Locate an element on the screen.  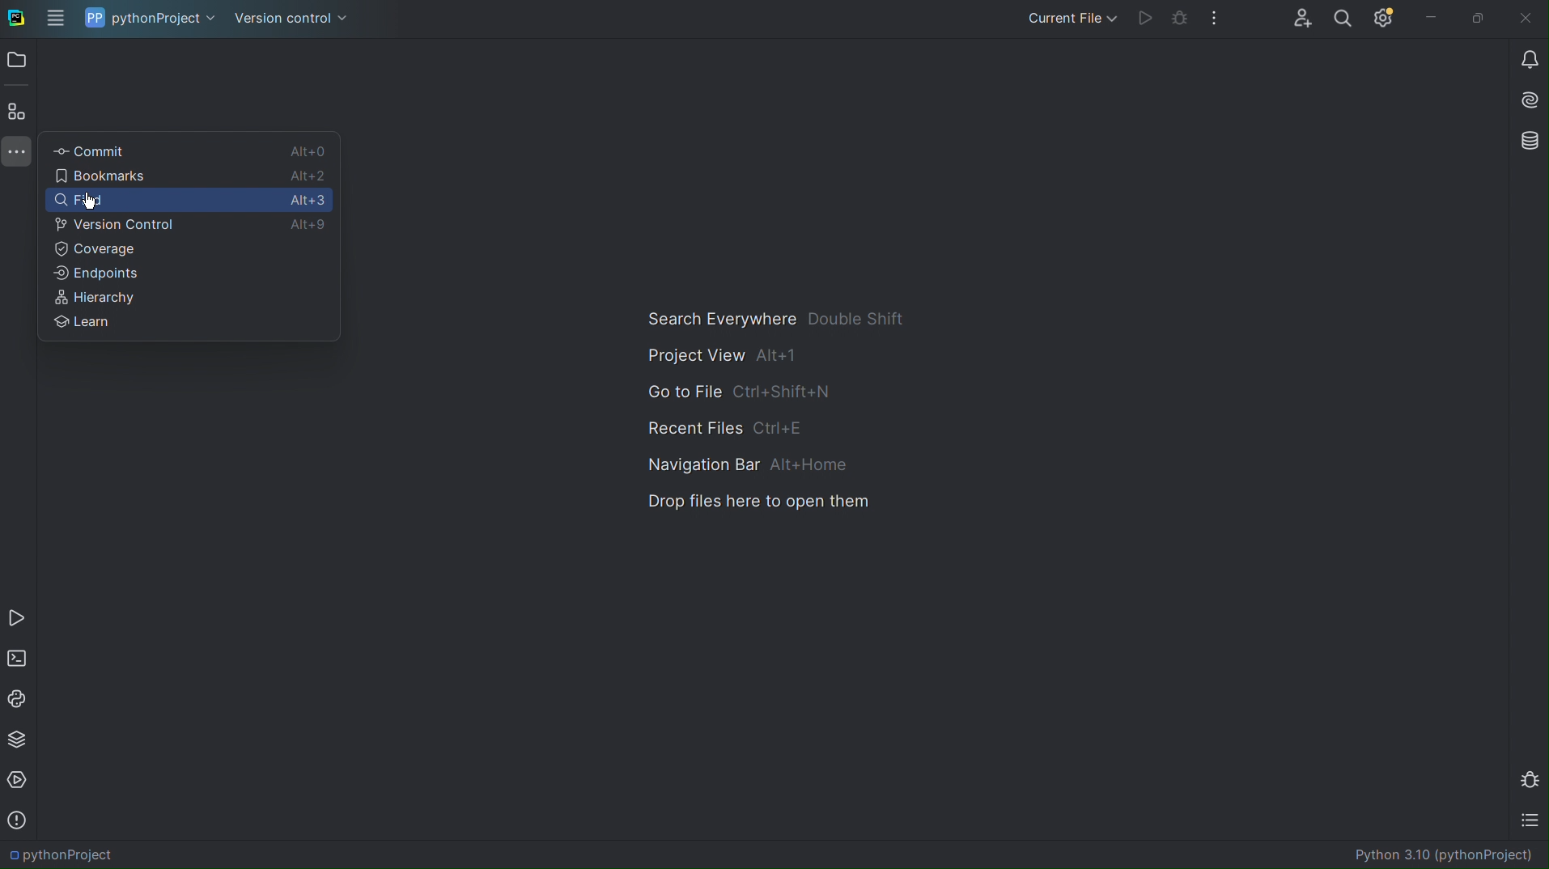
Version control is located at coordinates (294, 17).